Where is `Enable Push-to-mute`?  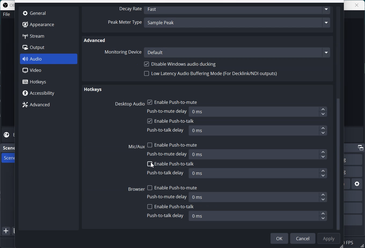
Enable Push-to-mute is located at coordinates (172, 187).